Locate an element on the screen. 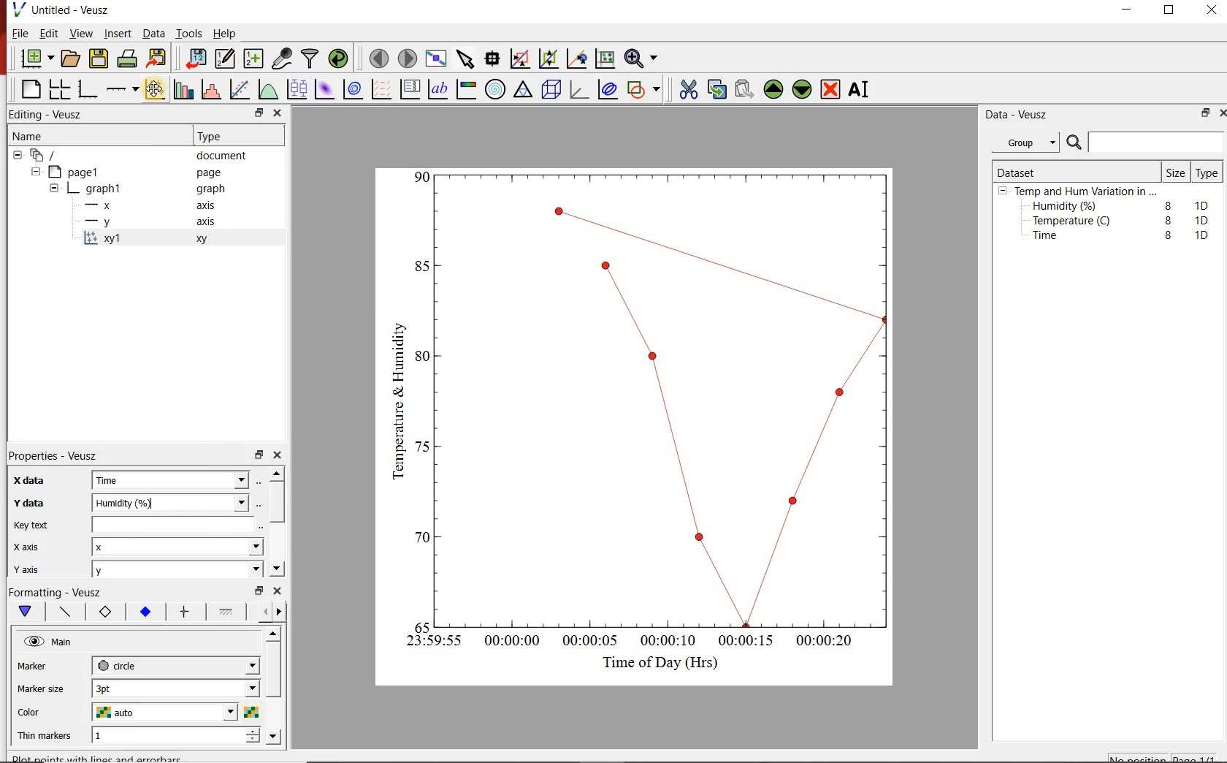  Time of Day (Hrs) is located at coordinates (654, 662).